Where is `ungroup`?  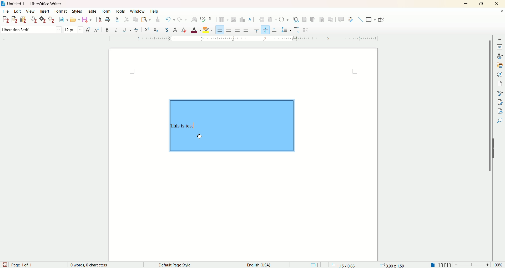
ungroup is located at coordinates (356, 30).